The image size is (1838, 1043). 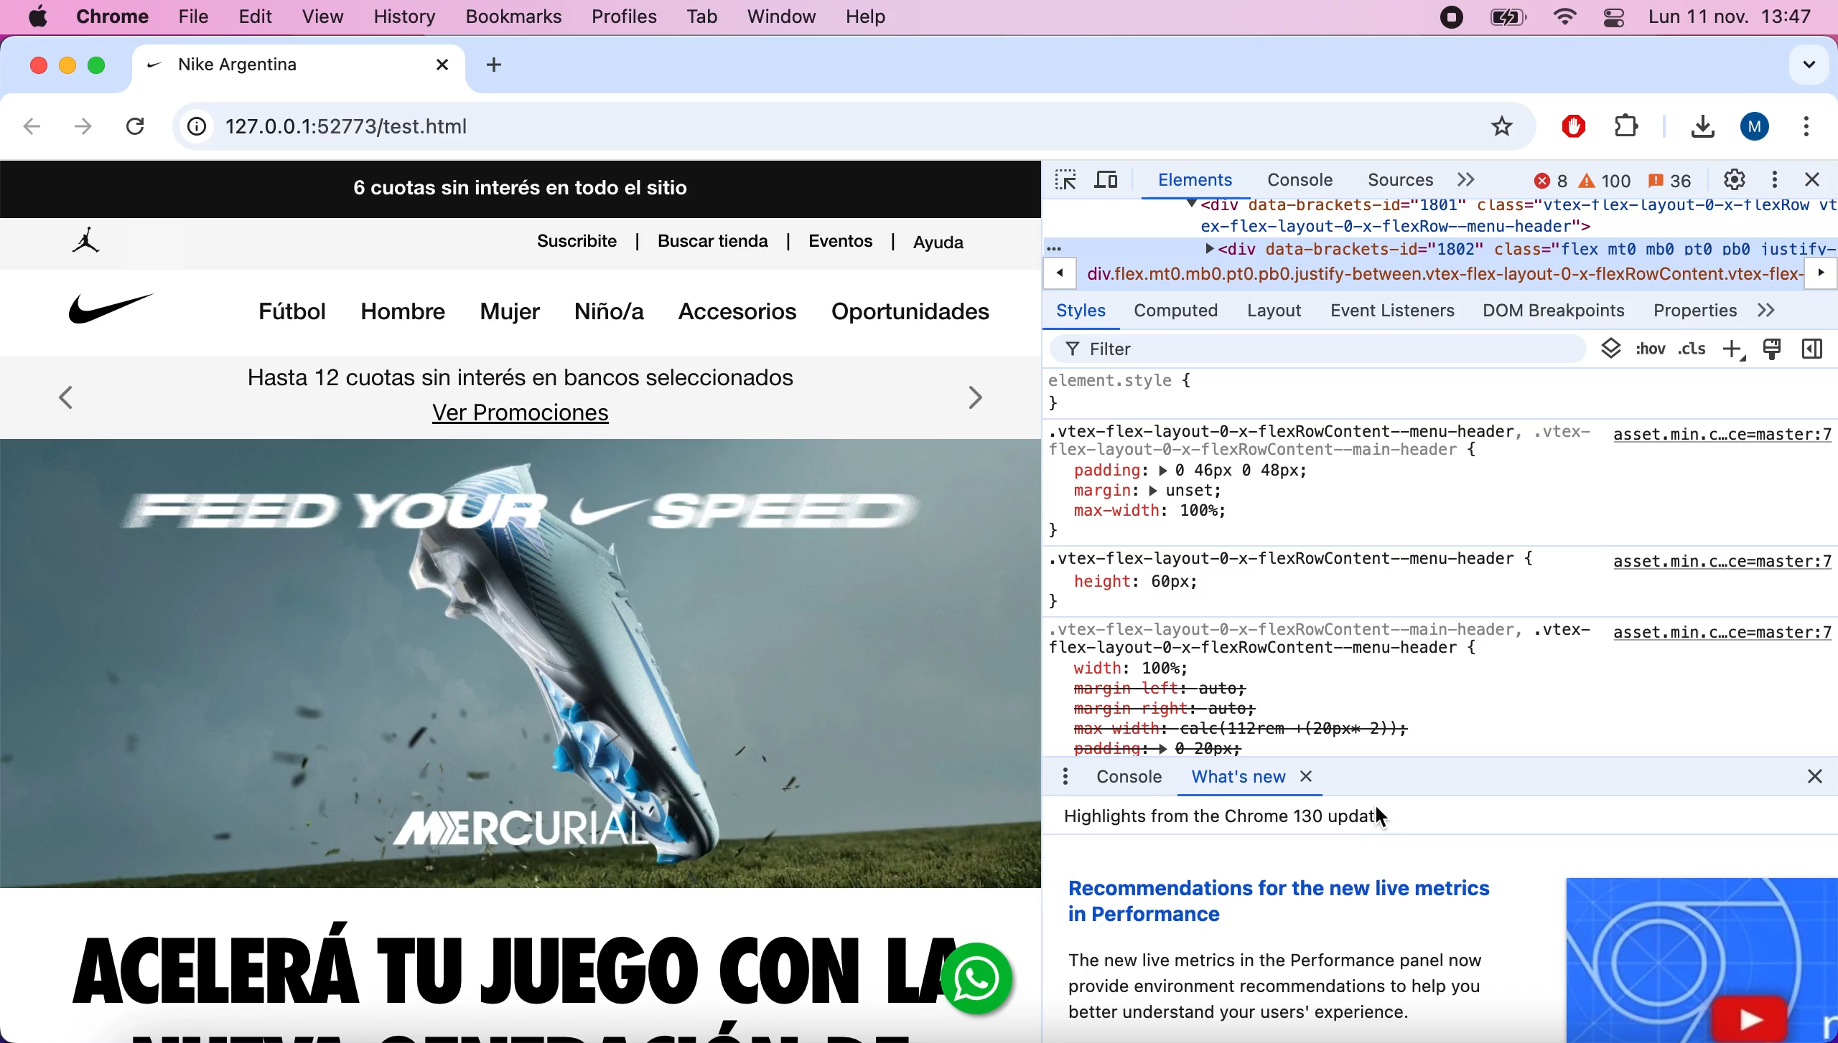 I want to click on edit, so click(x=263, y=16).